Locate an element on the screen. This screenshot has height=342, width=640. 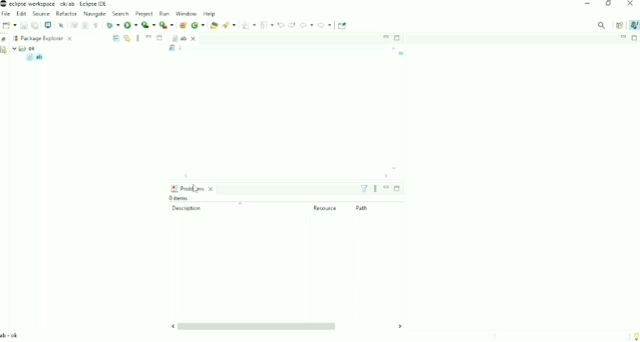
Maximize is located at coordinates (635, 38).